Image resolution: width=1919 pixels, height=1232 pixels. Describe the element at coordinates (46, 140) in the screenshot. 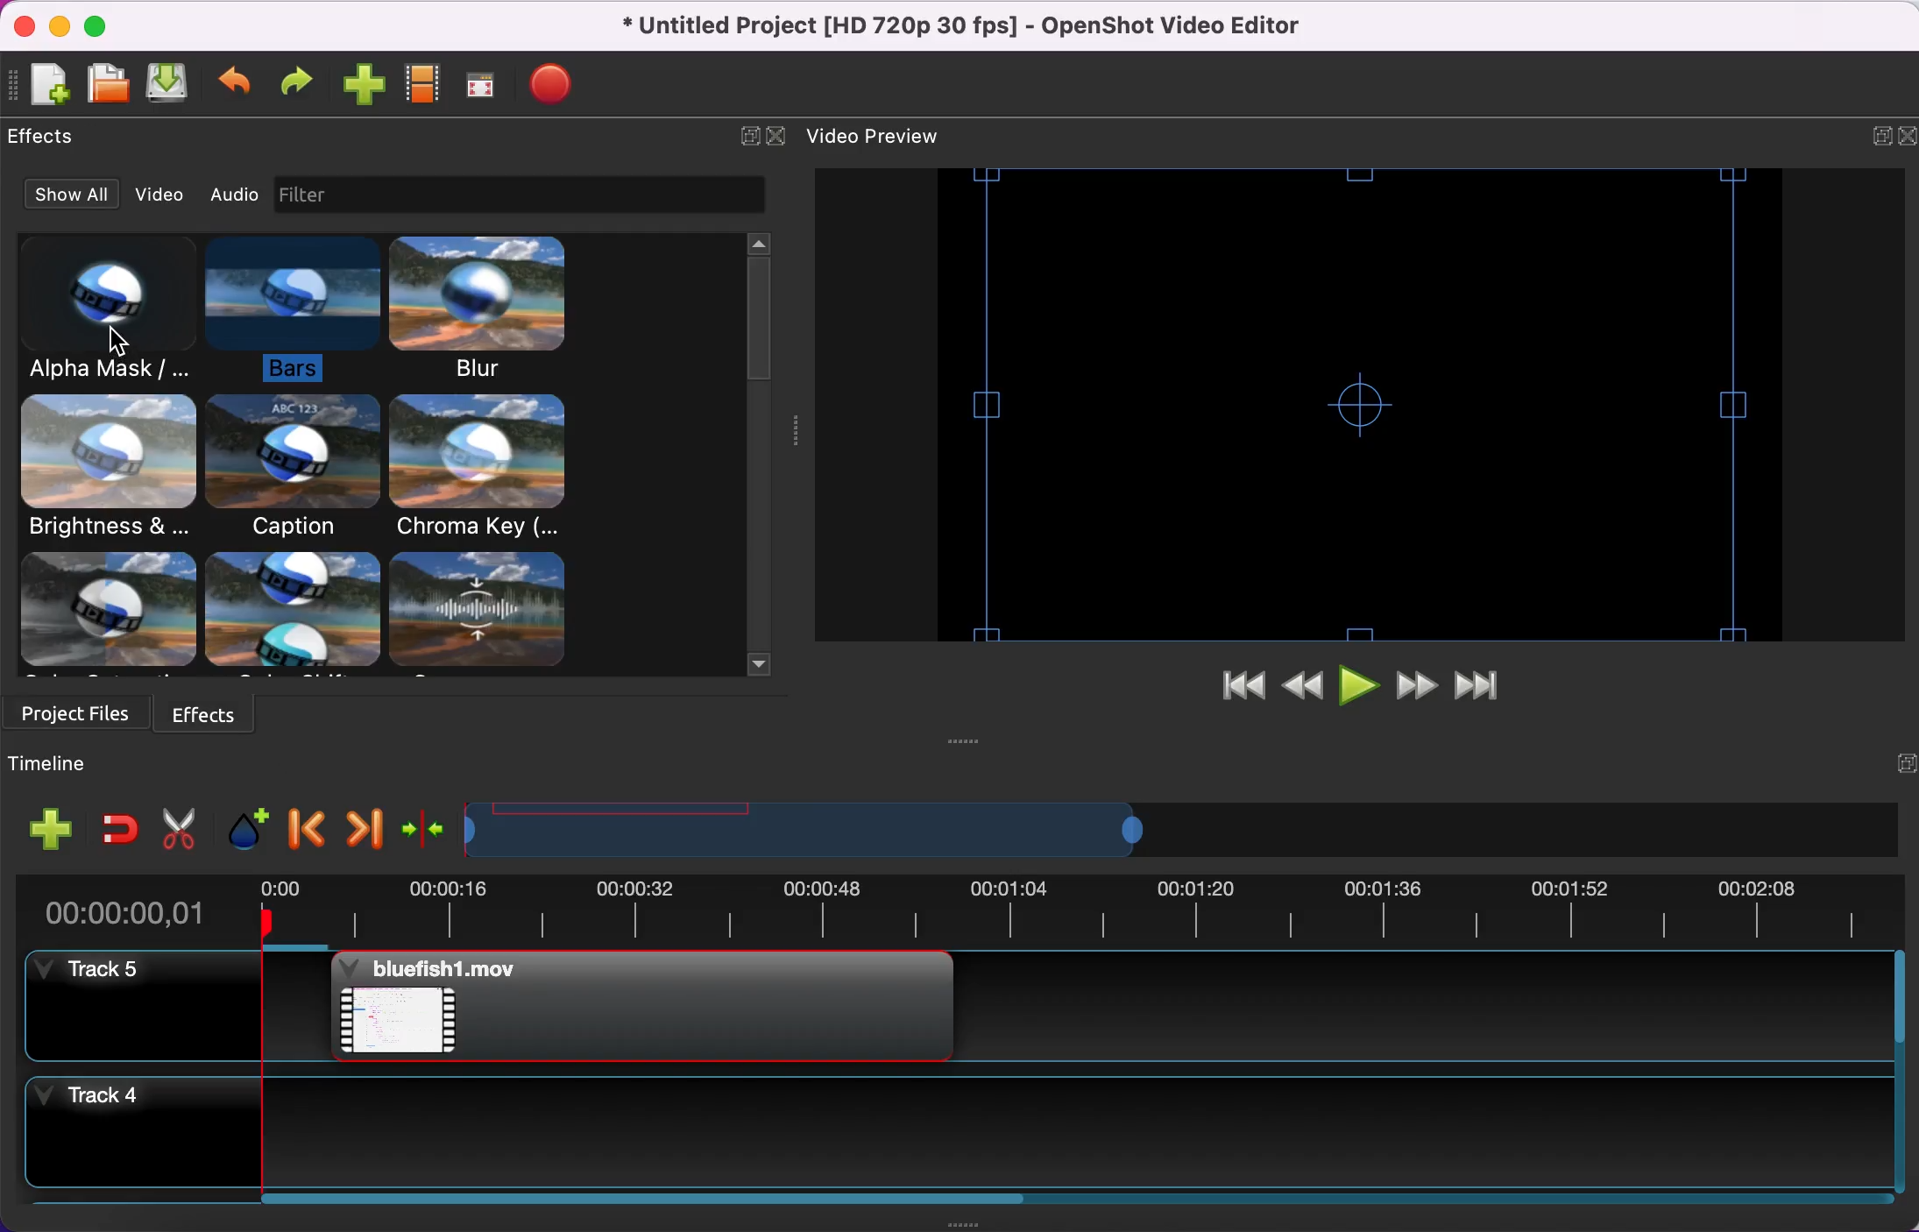

I see `effects` at that location.